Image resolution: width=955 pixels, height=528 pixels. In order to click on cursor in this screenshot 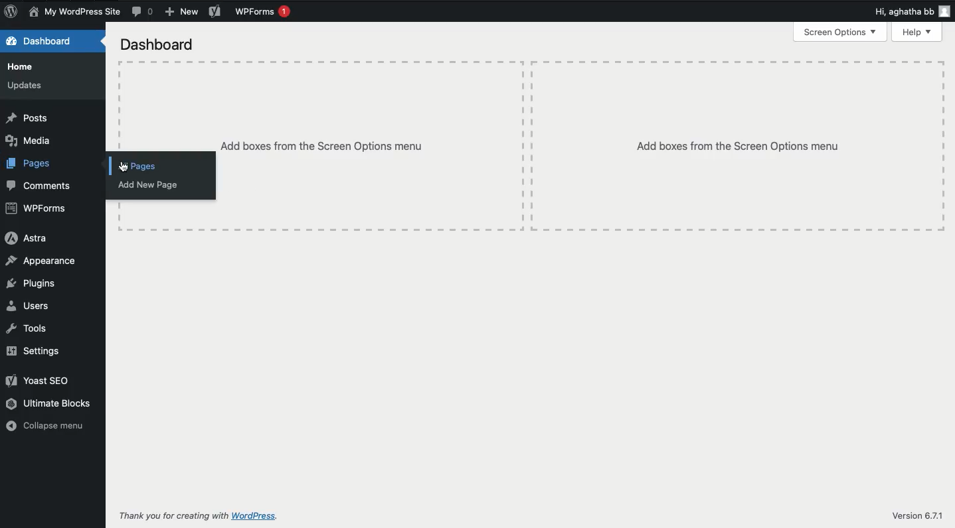, I will do `click(125, 166)`.